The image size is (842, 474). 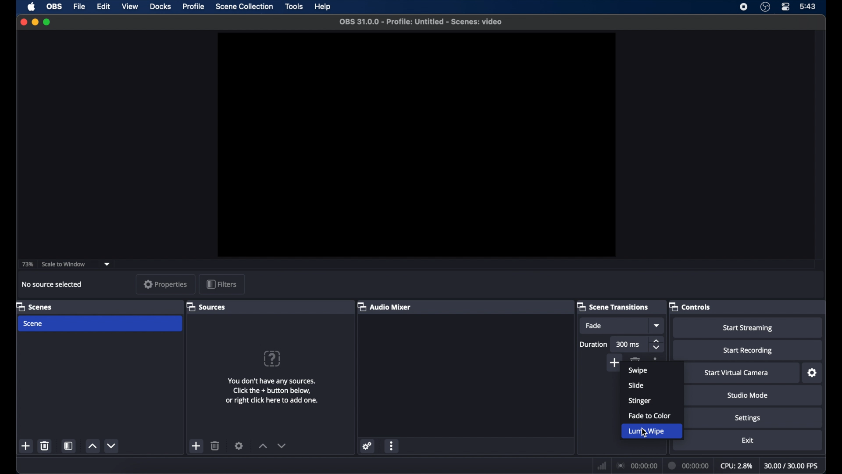 What do you see at coordinates (657, 345) in the screenshot?
I see `stepper buttons` at bounding box center [657, 345].